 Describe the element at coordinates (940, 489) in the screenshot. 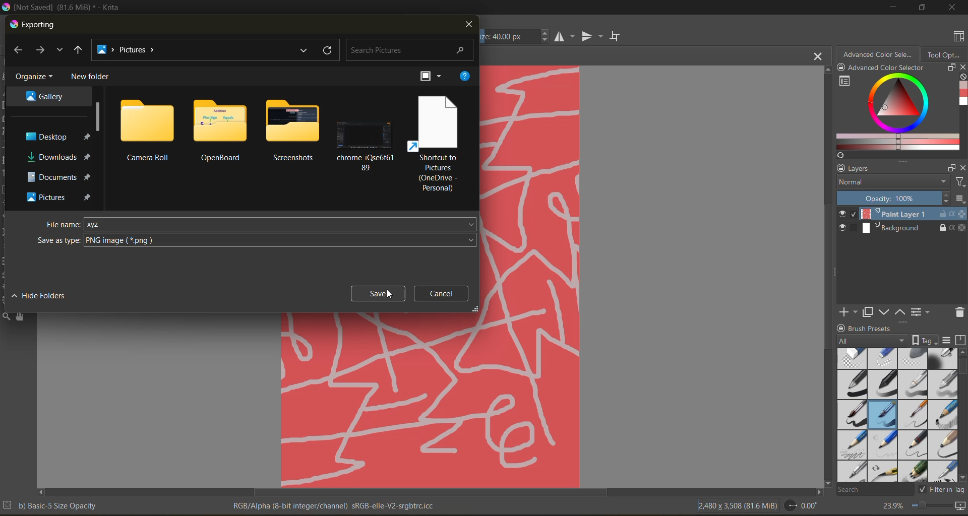

I see `filter tag` at that location.